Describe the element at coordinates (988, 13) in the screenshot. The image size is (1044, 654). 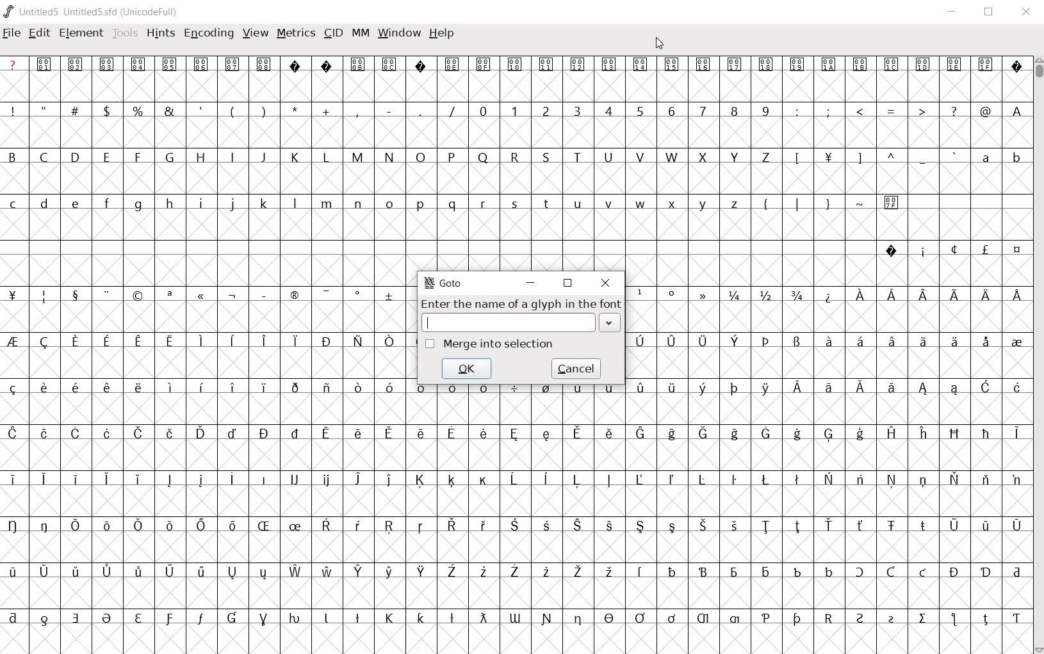
I see `maximize` at that location.